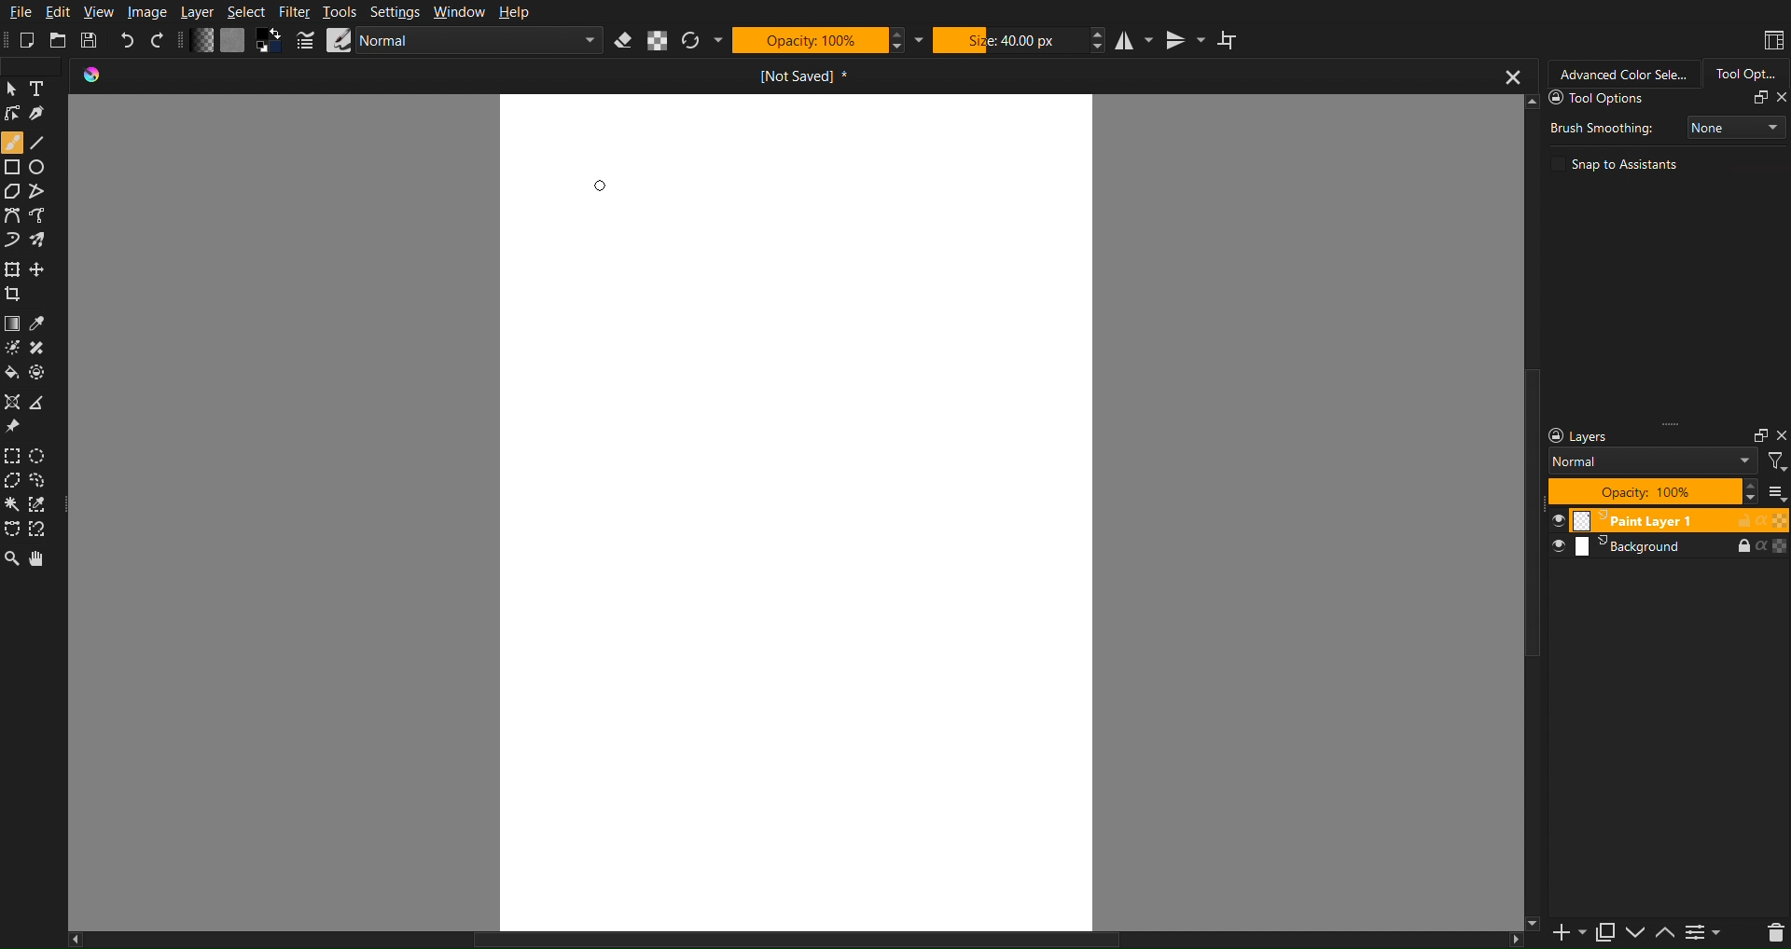 Image resolution: width=1791 pixels, height=949 pixels. Describe the element at coordinates (44, 192) in the screenshot. I see `Straight Line` at that location.